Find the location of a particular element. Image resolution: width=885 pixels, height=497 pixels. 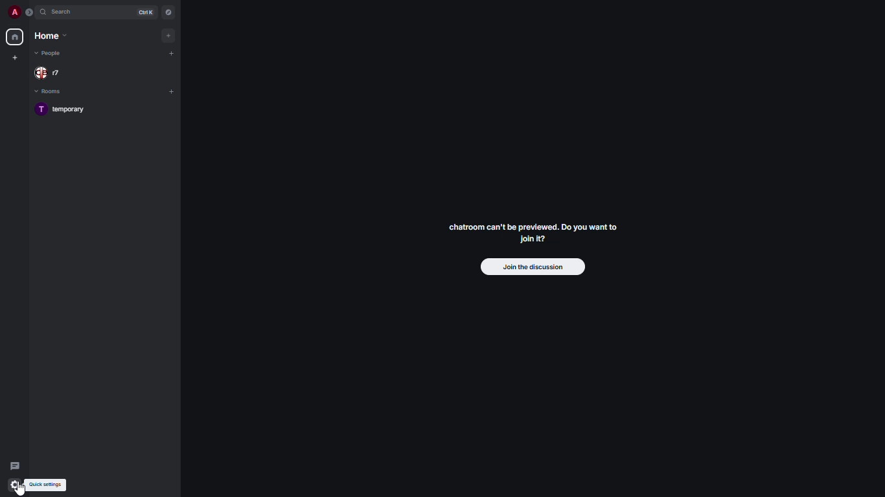

profile is located at coordinates (14, 12).